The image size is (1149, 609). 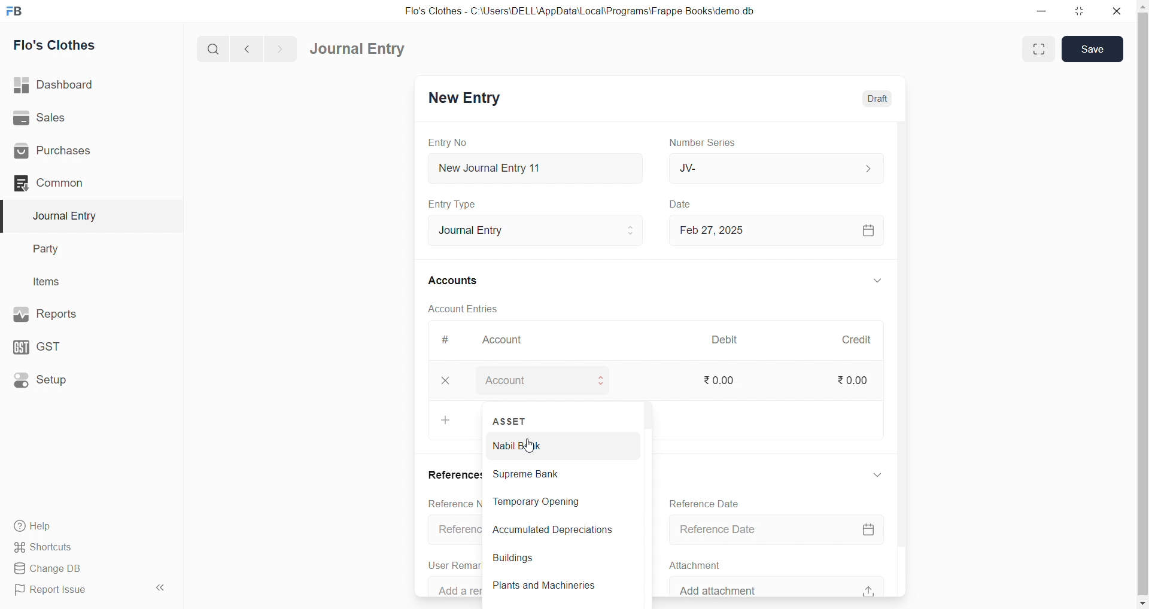 I want to click on Journal Entry, so click(x=358, y=48).